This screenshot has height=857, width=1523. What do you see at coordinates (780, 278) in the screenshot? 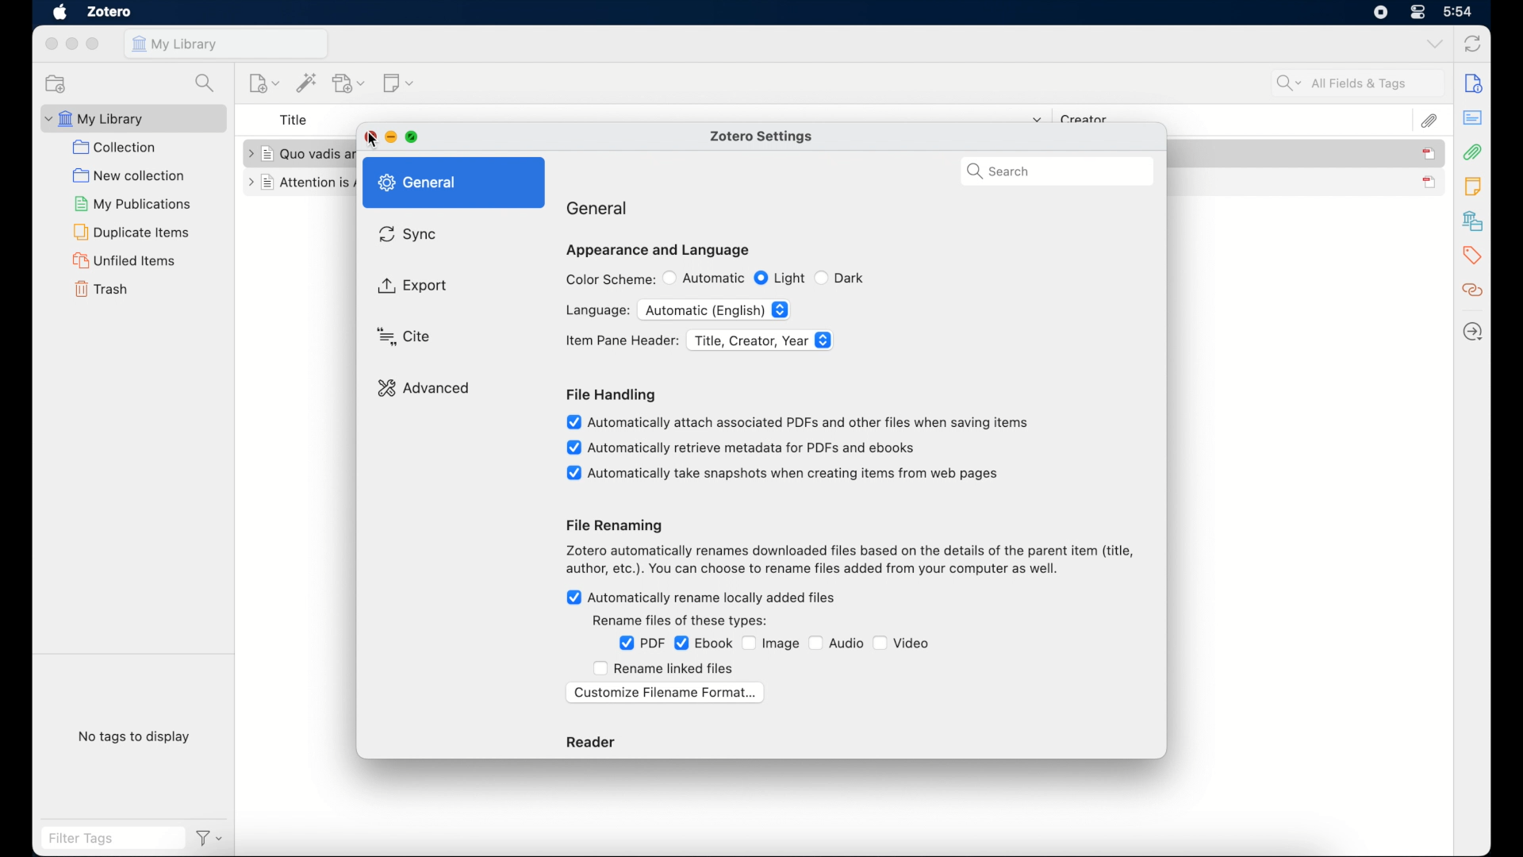
I see `light radio button` at bounding box center [780, 278].